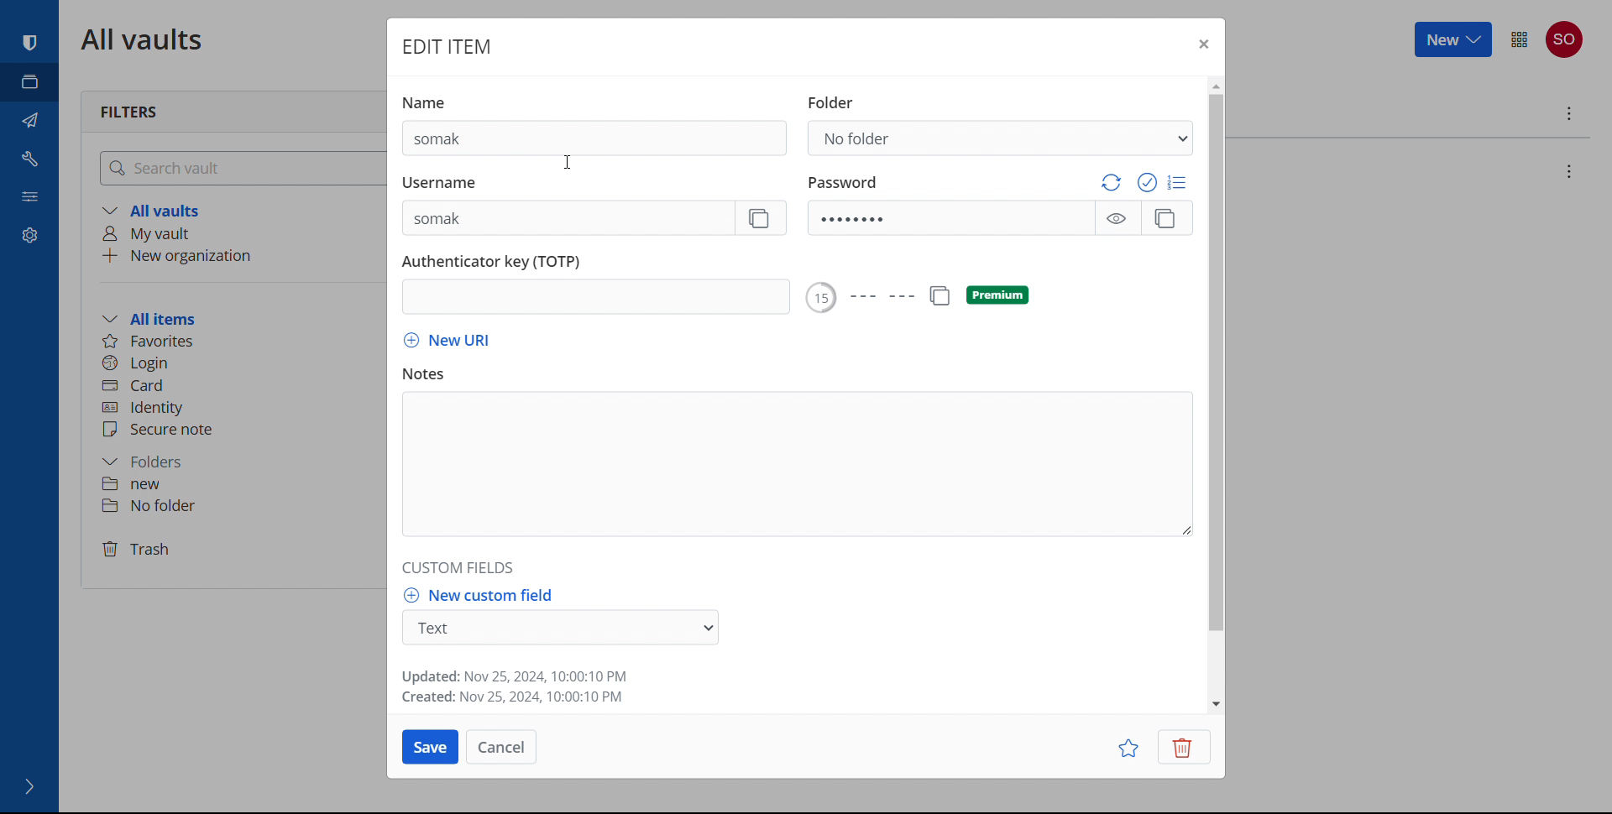 The image size is (1612, 814). What do you see at coordinates (518, 686) in the screenshot?
I see `date of last update and creation` at bounding box center [518, 686].